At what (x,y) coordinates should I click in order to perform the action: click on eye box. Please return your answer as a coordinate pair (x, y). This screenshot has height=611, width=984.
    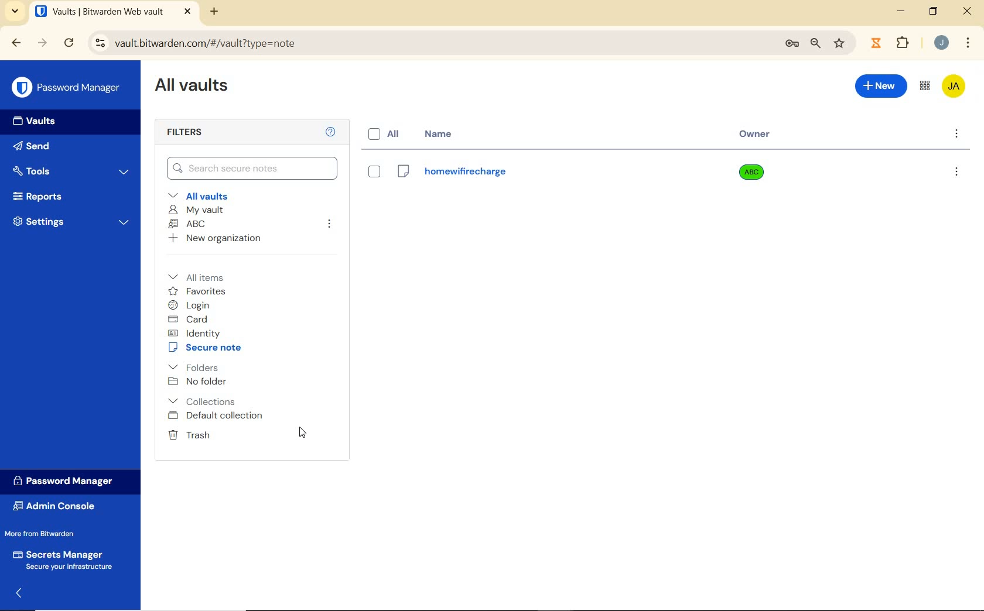
    Looking at the image, I should click on (373, 171).